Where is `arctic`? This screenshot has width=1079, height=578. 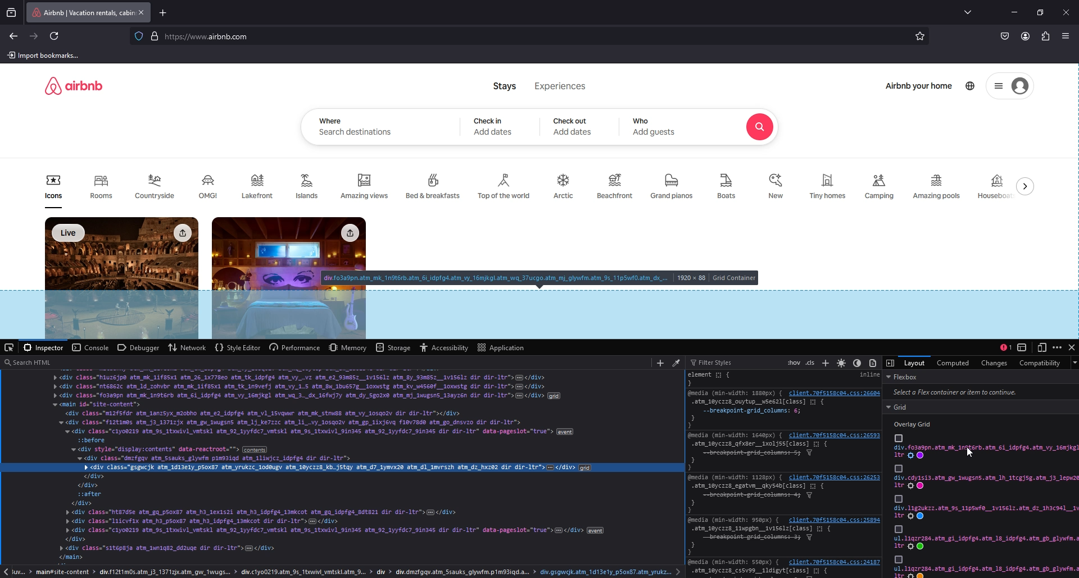
arctic is located at coordinates (565, 187).